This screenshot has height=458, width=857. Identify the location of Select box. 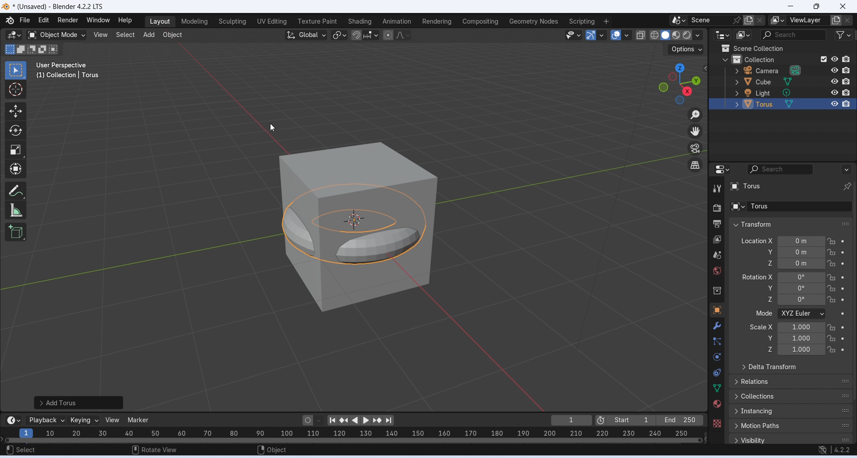
(16, 71).